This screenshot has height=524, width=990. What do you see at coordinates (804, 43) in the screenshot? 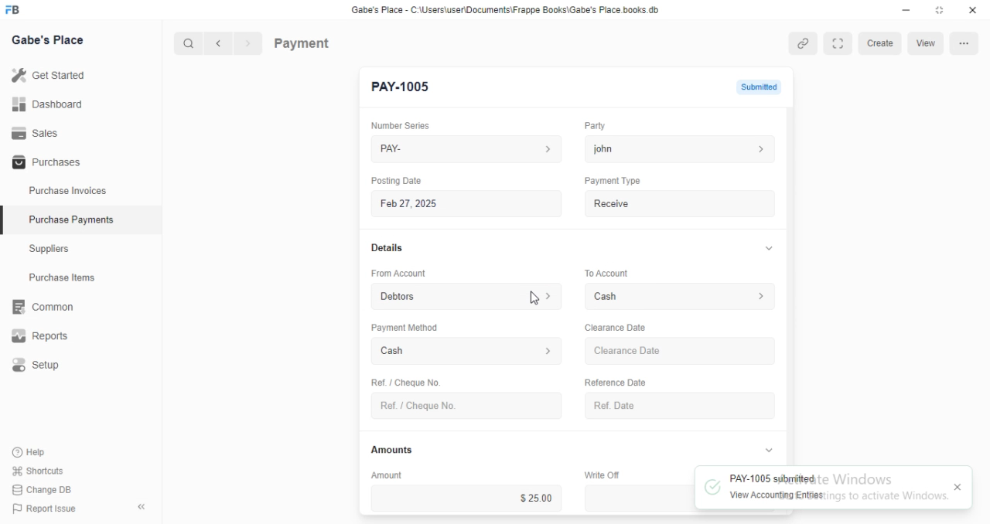
I see `link` at bounding box center [804, 43].